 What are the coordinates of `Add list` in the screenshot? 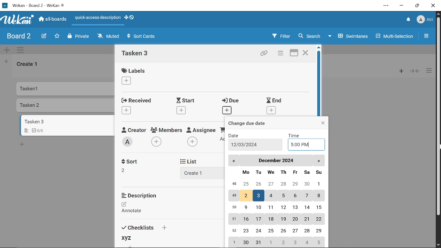 It's located at (6, 62).